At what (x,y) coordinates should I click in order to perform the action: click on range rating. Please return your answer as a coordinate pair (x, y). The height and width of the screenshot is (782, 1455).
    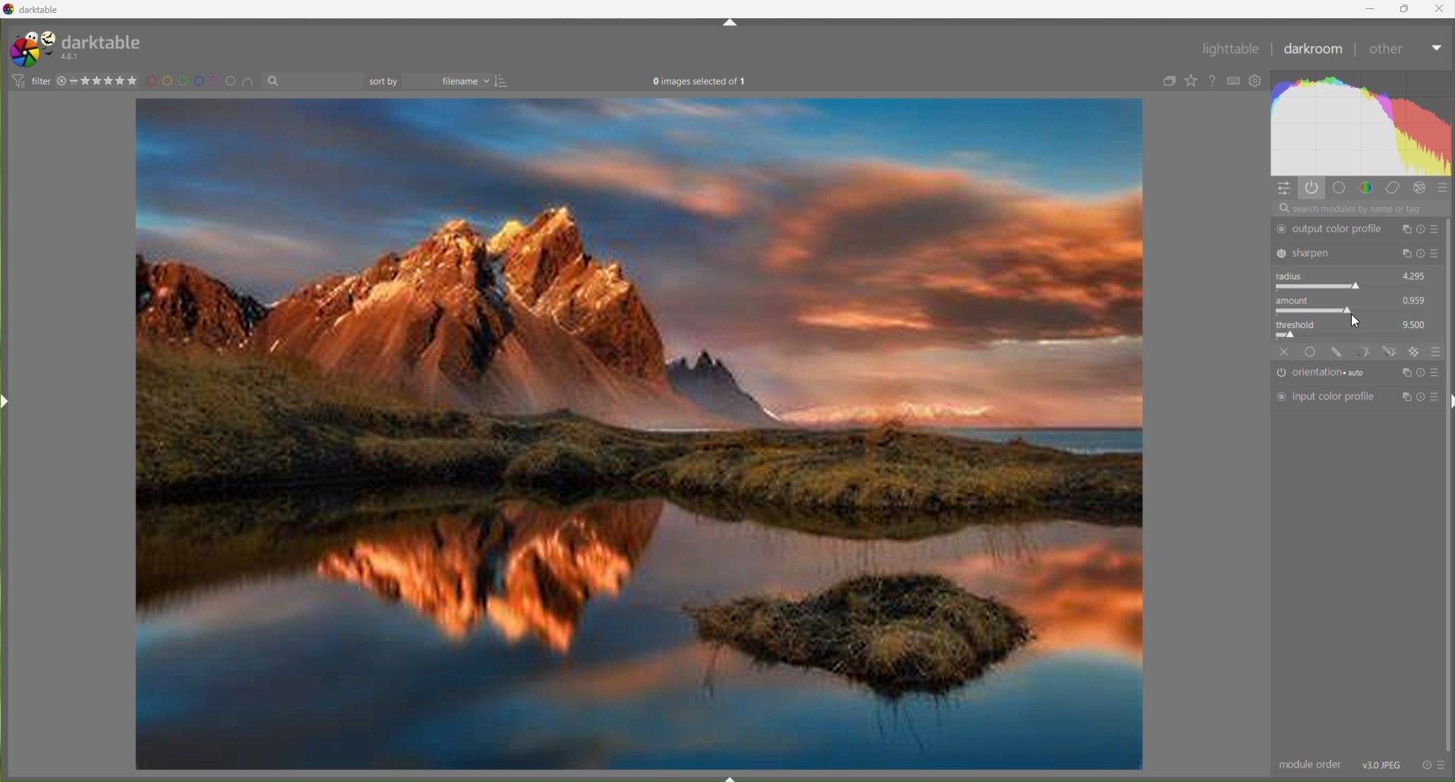
    Looking at the image, I should click on (107, 81).